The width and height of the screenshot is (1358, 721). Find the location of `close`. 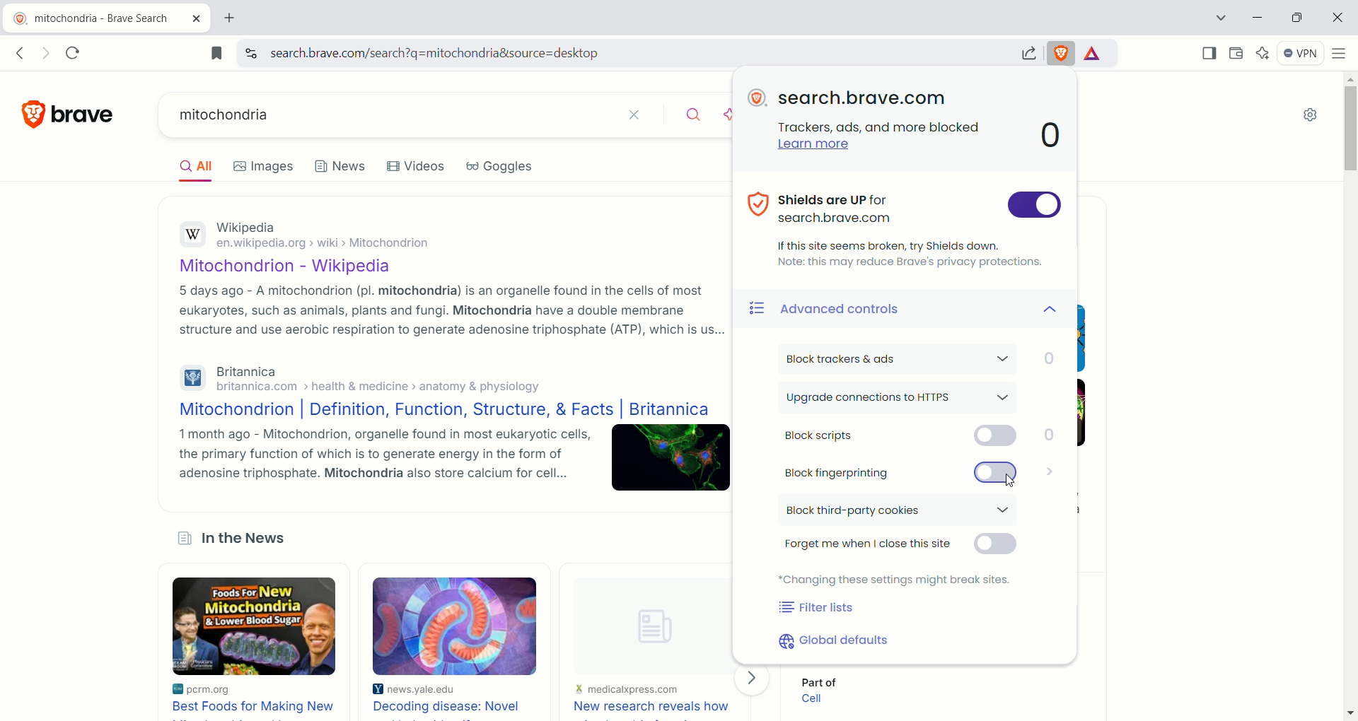

close is located at coordinates (1336, 18).